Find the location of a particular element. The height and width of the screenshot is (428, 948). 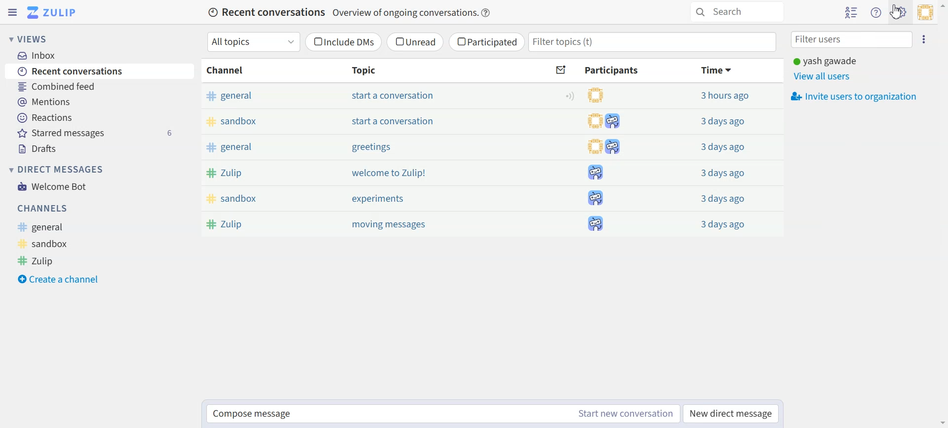

Filter topics(t) is located at coordinates (653, 42).